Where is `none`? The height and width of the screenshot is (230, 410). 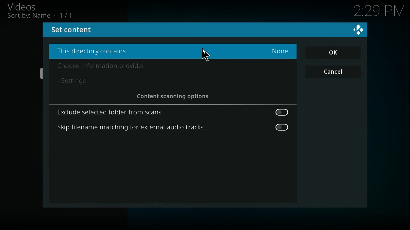
none is located at coordinates (280, 51).